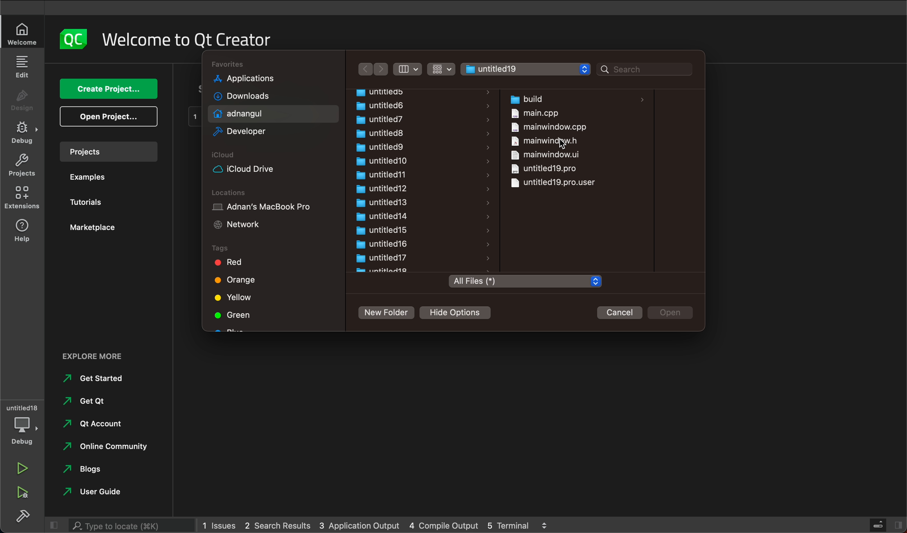  I want to click on search, so click(646, 70).